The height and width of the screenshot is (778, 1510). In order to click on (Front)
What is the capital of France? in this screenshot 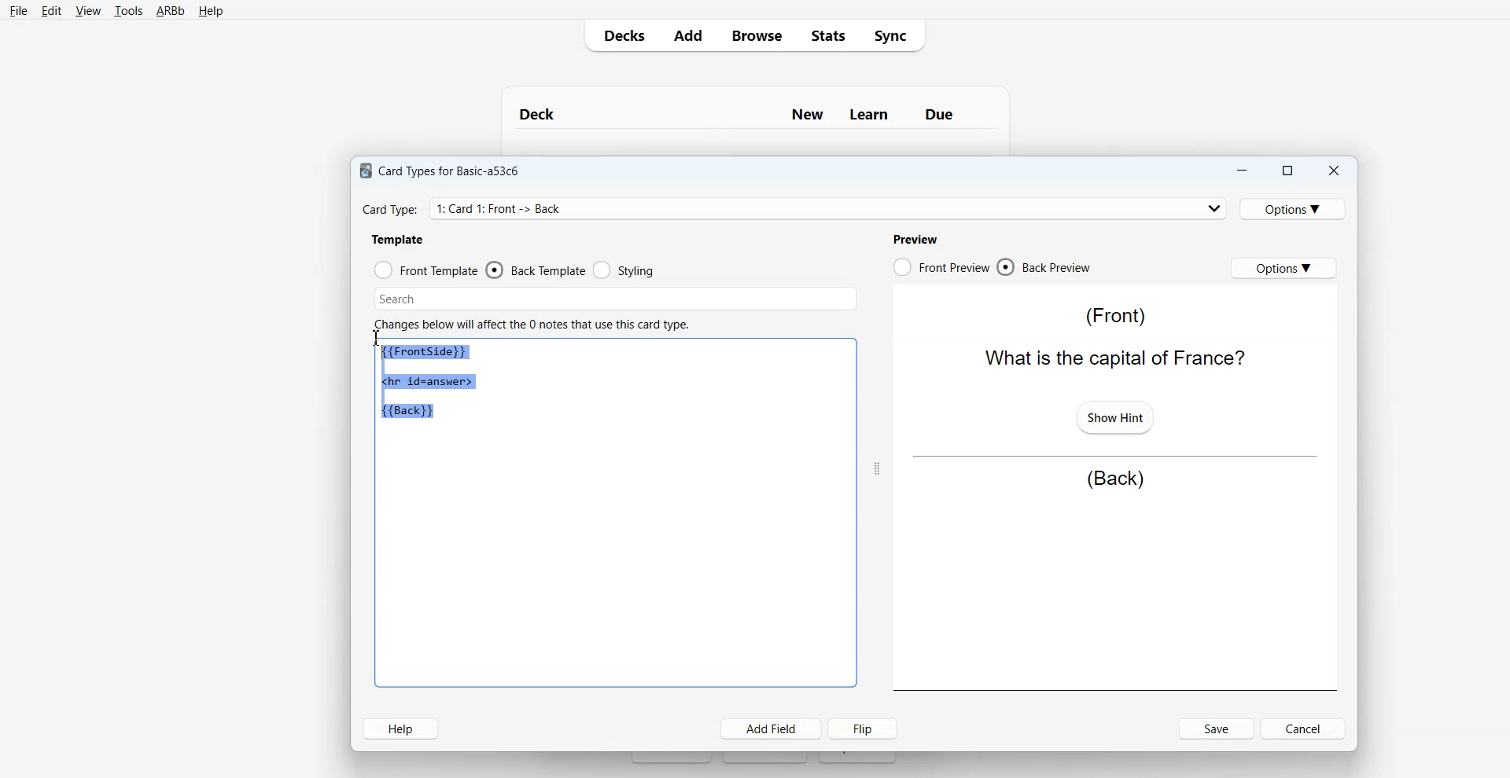, I will do `click(1111, 337)`.